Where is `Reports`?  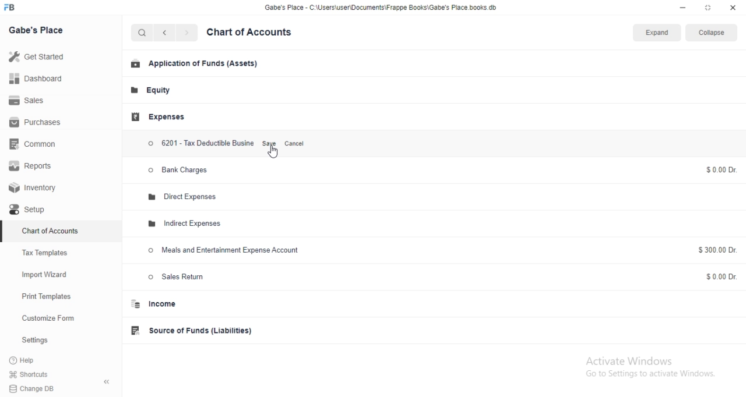
Reports is located at coordinates (33, 166).